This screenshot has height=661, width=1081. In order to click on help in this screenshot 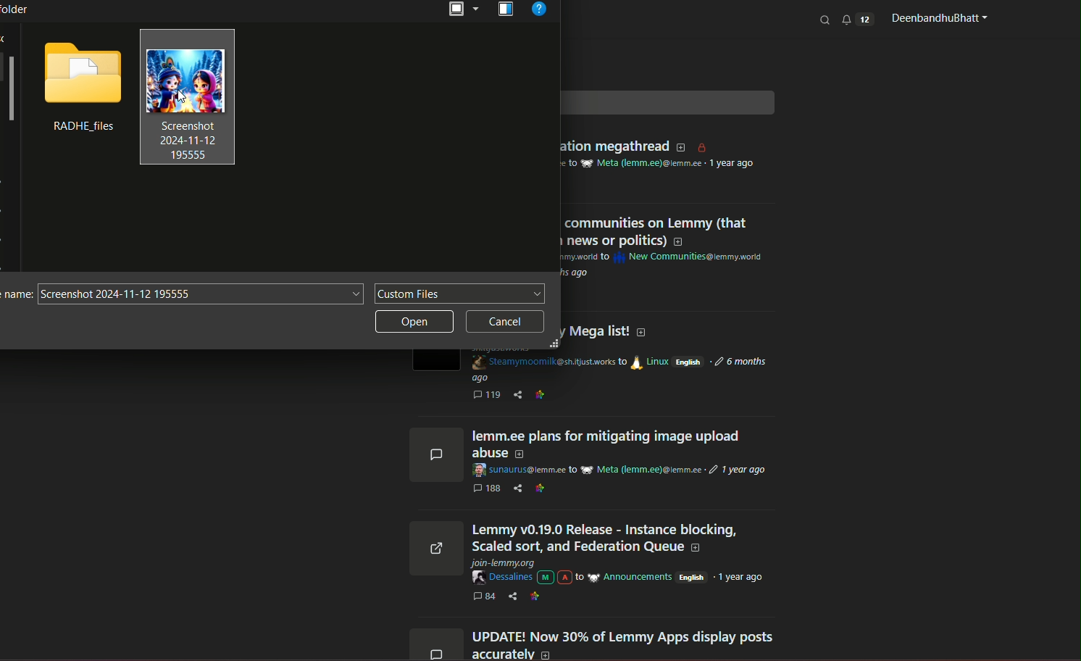, I will do `click(540, 12)`.